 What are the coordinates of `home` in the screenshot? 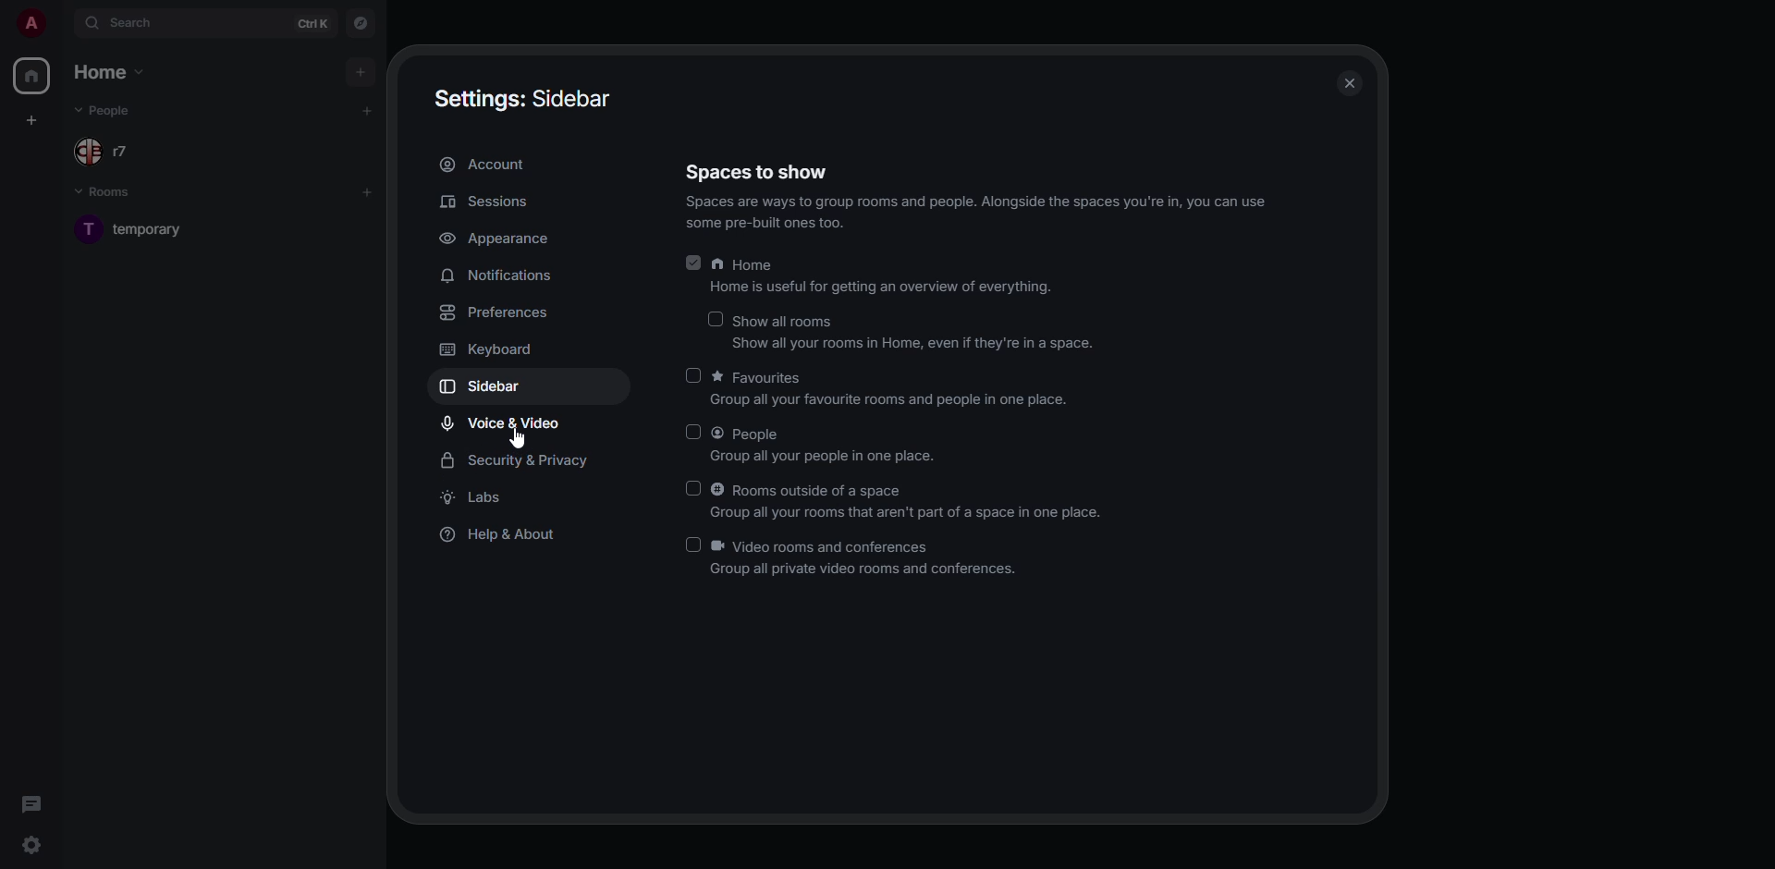 It's located at (34, 77).